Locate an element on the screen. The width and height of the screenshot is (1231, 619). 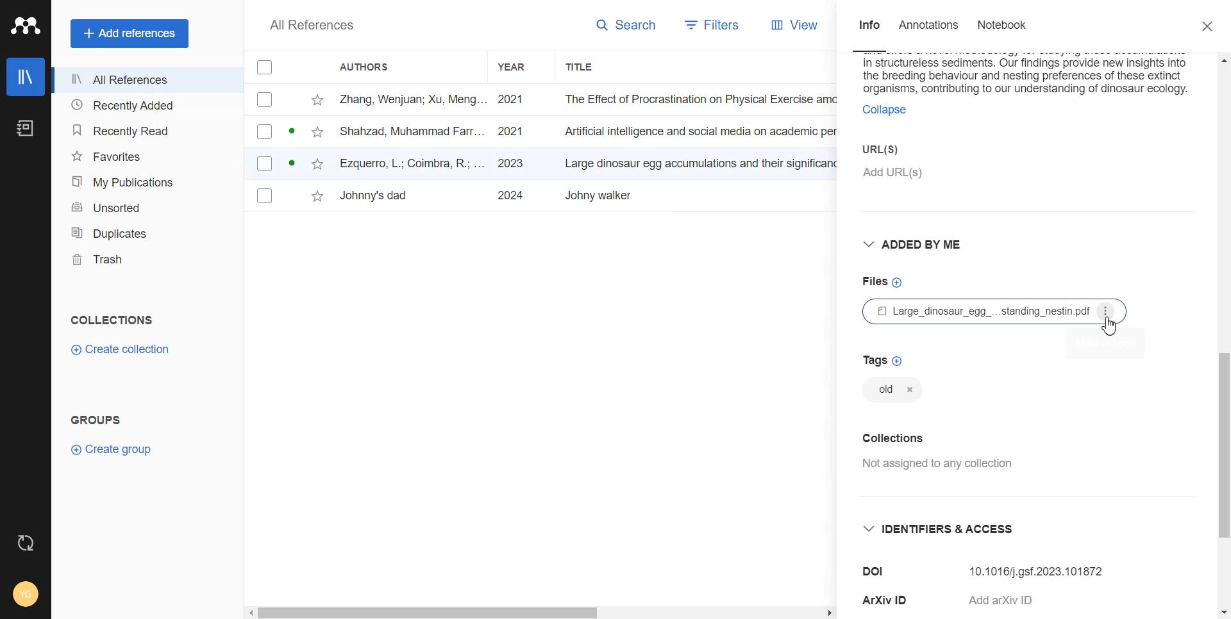
Notebook is located at coordinates (1002, 26).